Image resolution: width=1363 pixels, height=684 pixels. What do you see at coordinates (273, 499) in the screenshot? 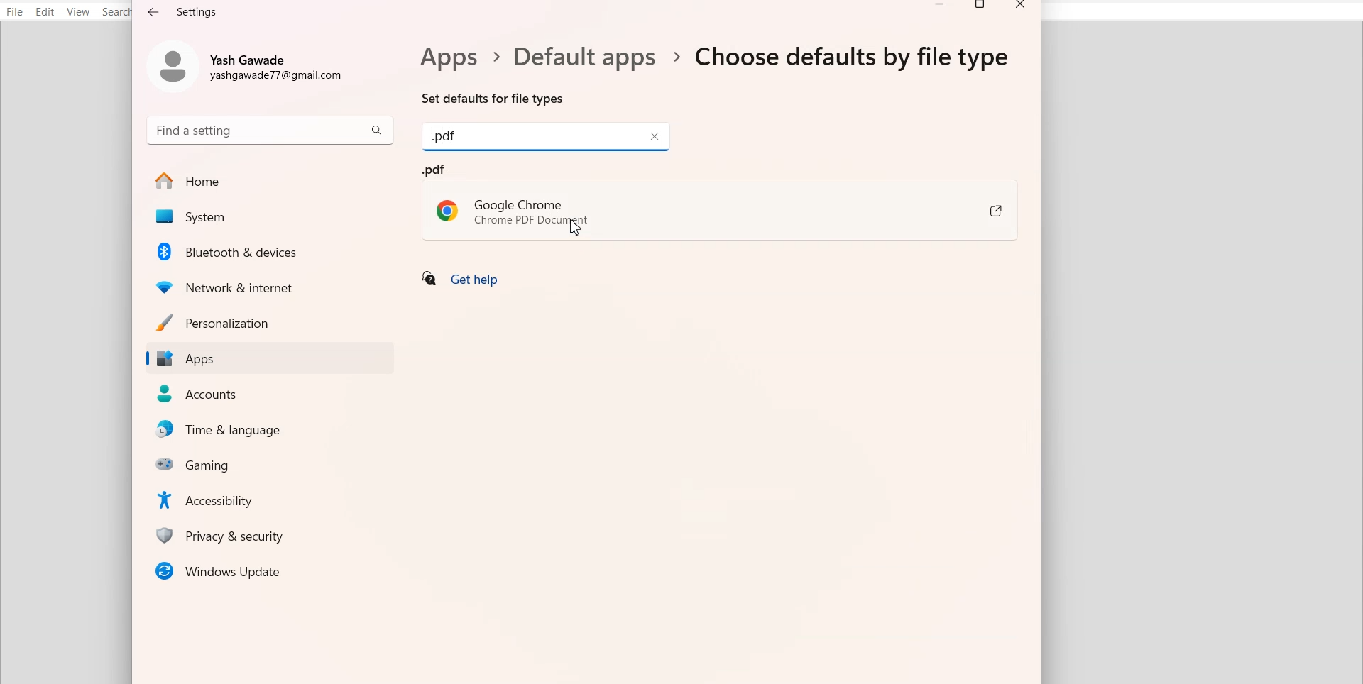
I see `Accessibility` at bounding box center [273, 499].